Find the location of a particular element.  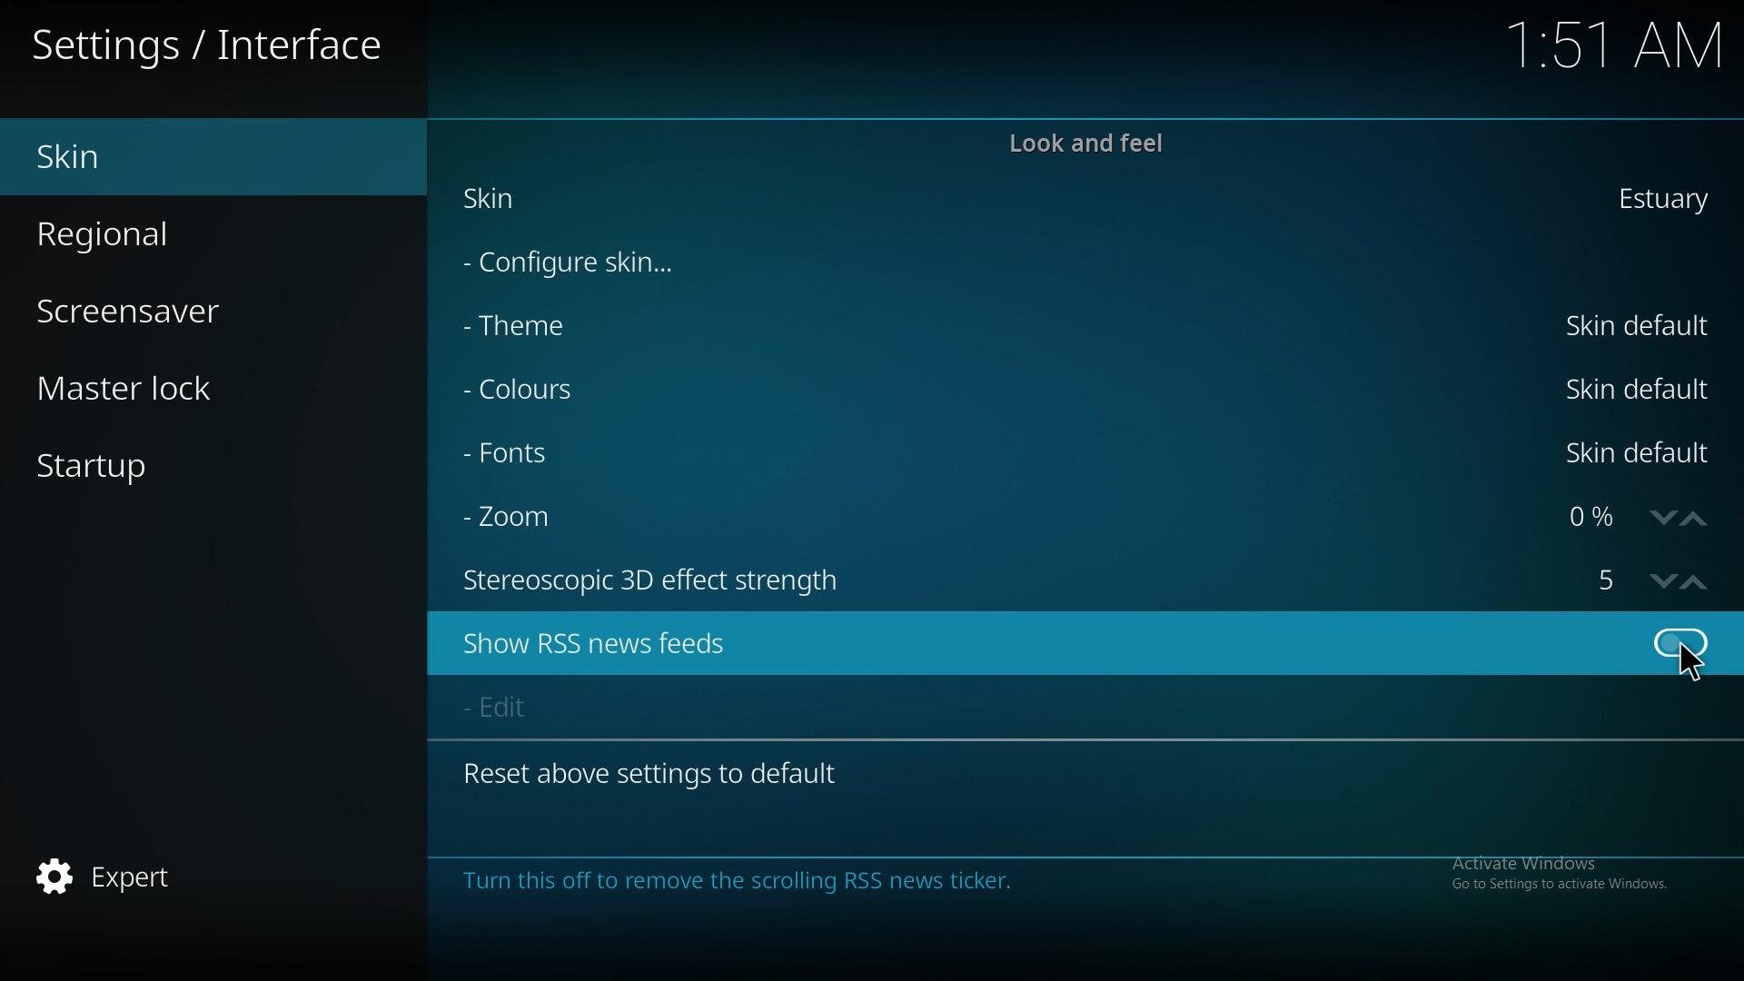

skin default is located at coordinates (1641, 453).